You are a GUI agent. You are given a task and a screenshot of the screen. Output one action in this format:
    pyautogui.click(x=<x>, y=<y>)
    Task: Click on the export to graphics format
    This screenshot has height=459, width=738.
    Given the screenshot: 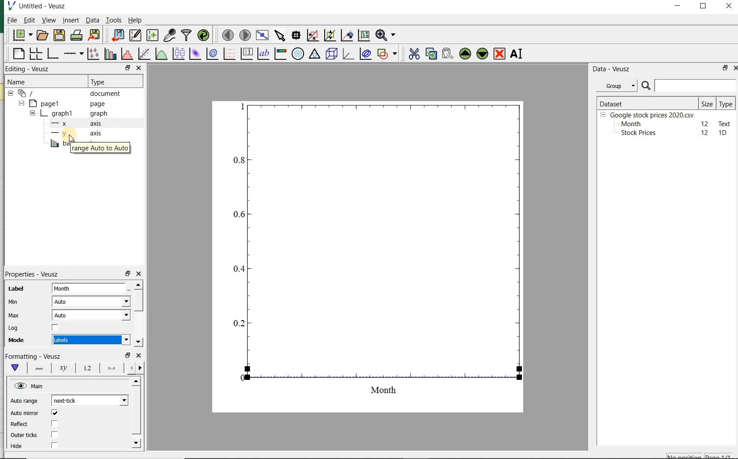 What is the action you would take?
    pyautogui.click(x=94, y=36)
    